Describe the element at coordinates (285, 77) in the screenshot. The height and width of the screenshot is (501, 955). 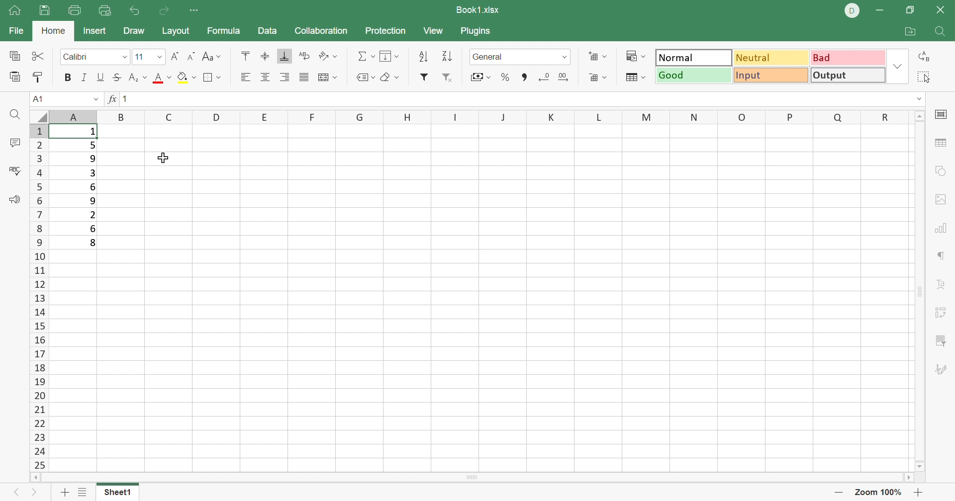
I see `Align Right` at that location.